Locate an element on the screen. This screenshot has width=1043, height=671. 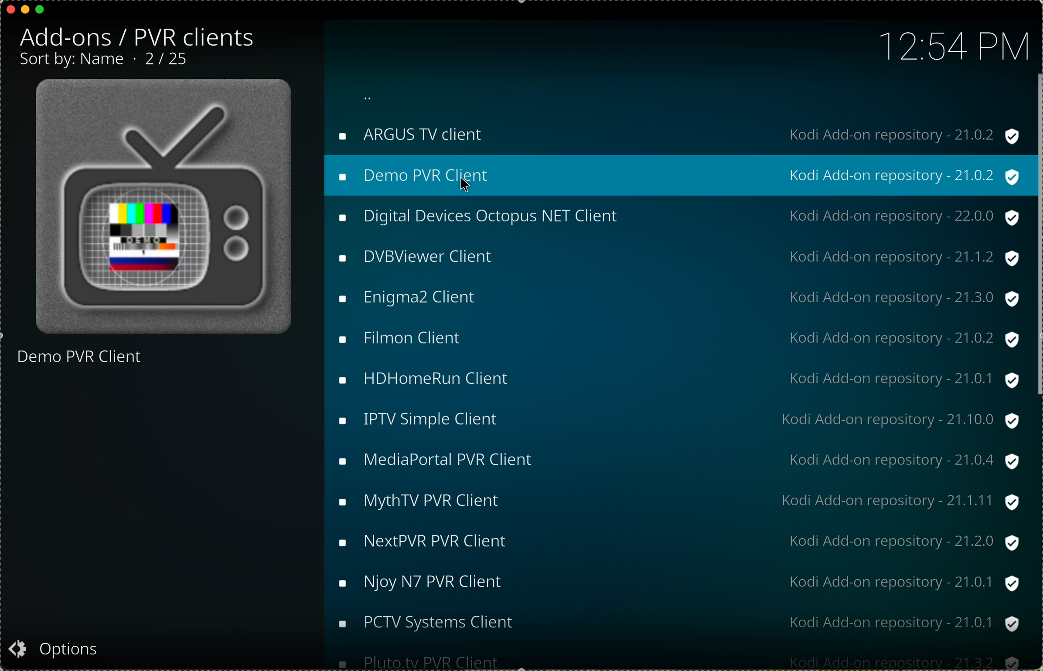
Kodi Add-on repository is located at coordinates (863, 381).